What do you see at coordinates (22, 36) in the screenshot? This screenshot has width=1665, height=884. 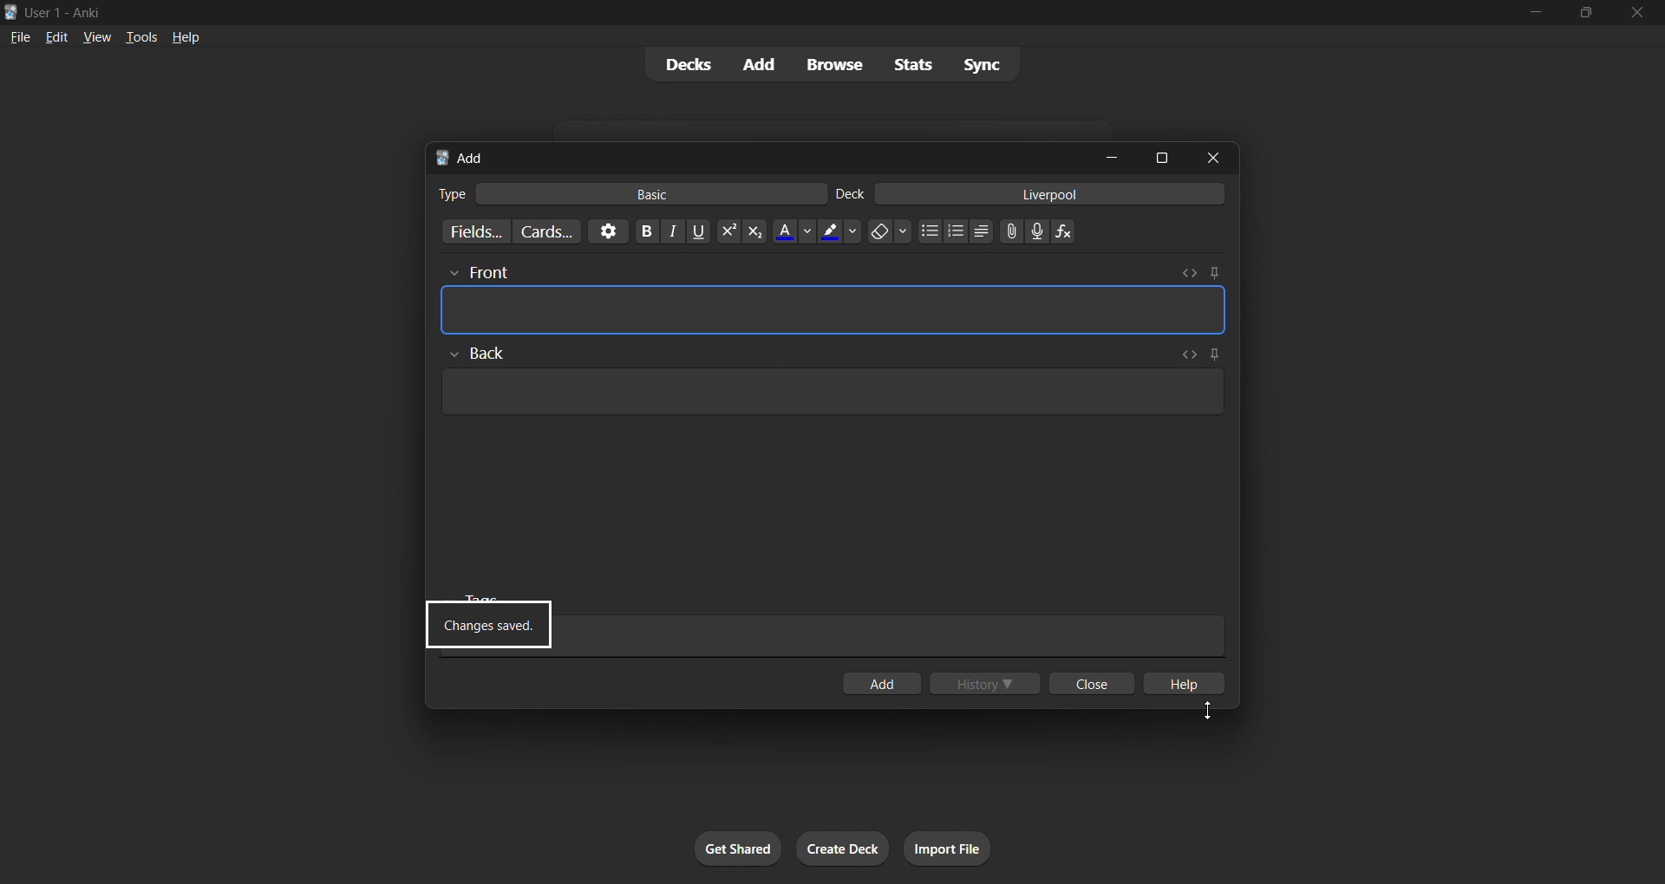 I see `file` at bounding box center [22, 36].